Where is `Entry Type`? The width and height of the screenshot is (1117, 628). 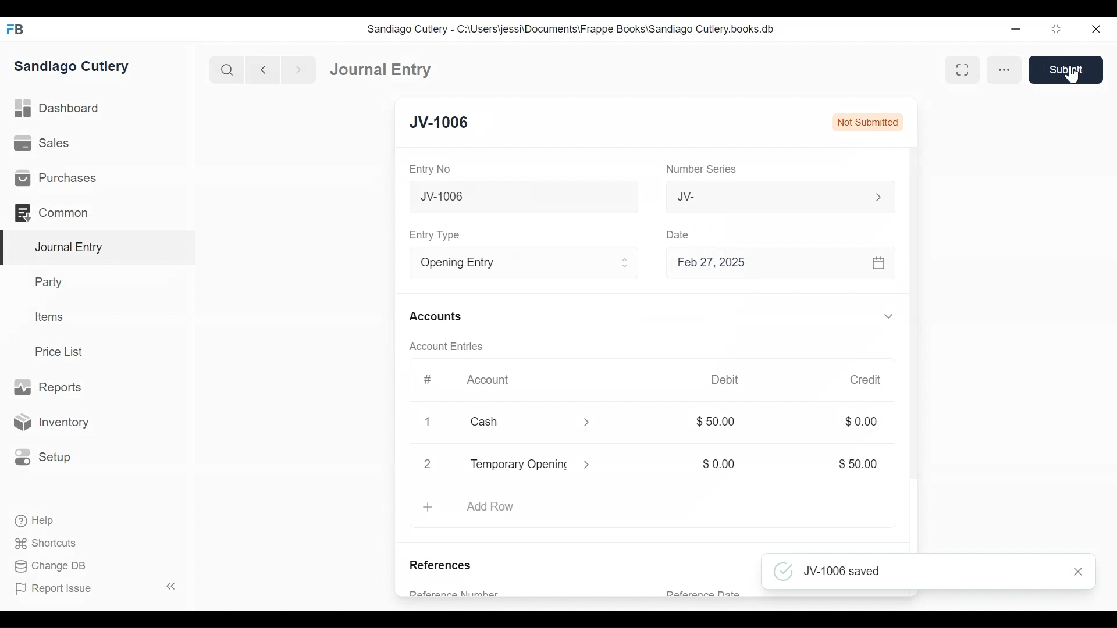 Entry Type is located at coordinates (508, 263).